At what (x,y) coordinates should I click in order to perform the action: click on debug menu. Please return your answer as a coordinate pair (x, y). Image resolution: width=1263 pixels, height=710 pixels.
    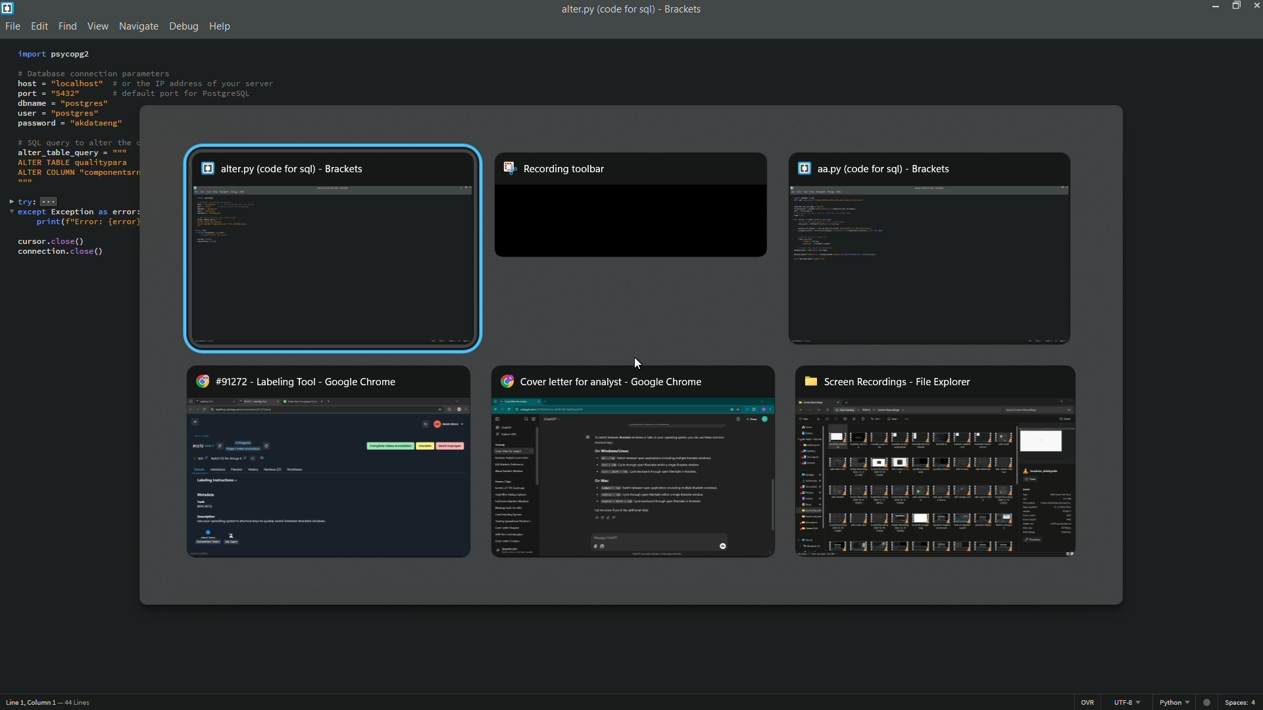
    Looking at the image, I should click on (183, 28).